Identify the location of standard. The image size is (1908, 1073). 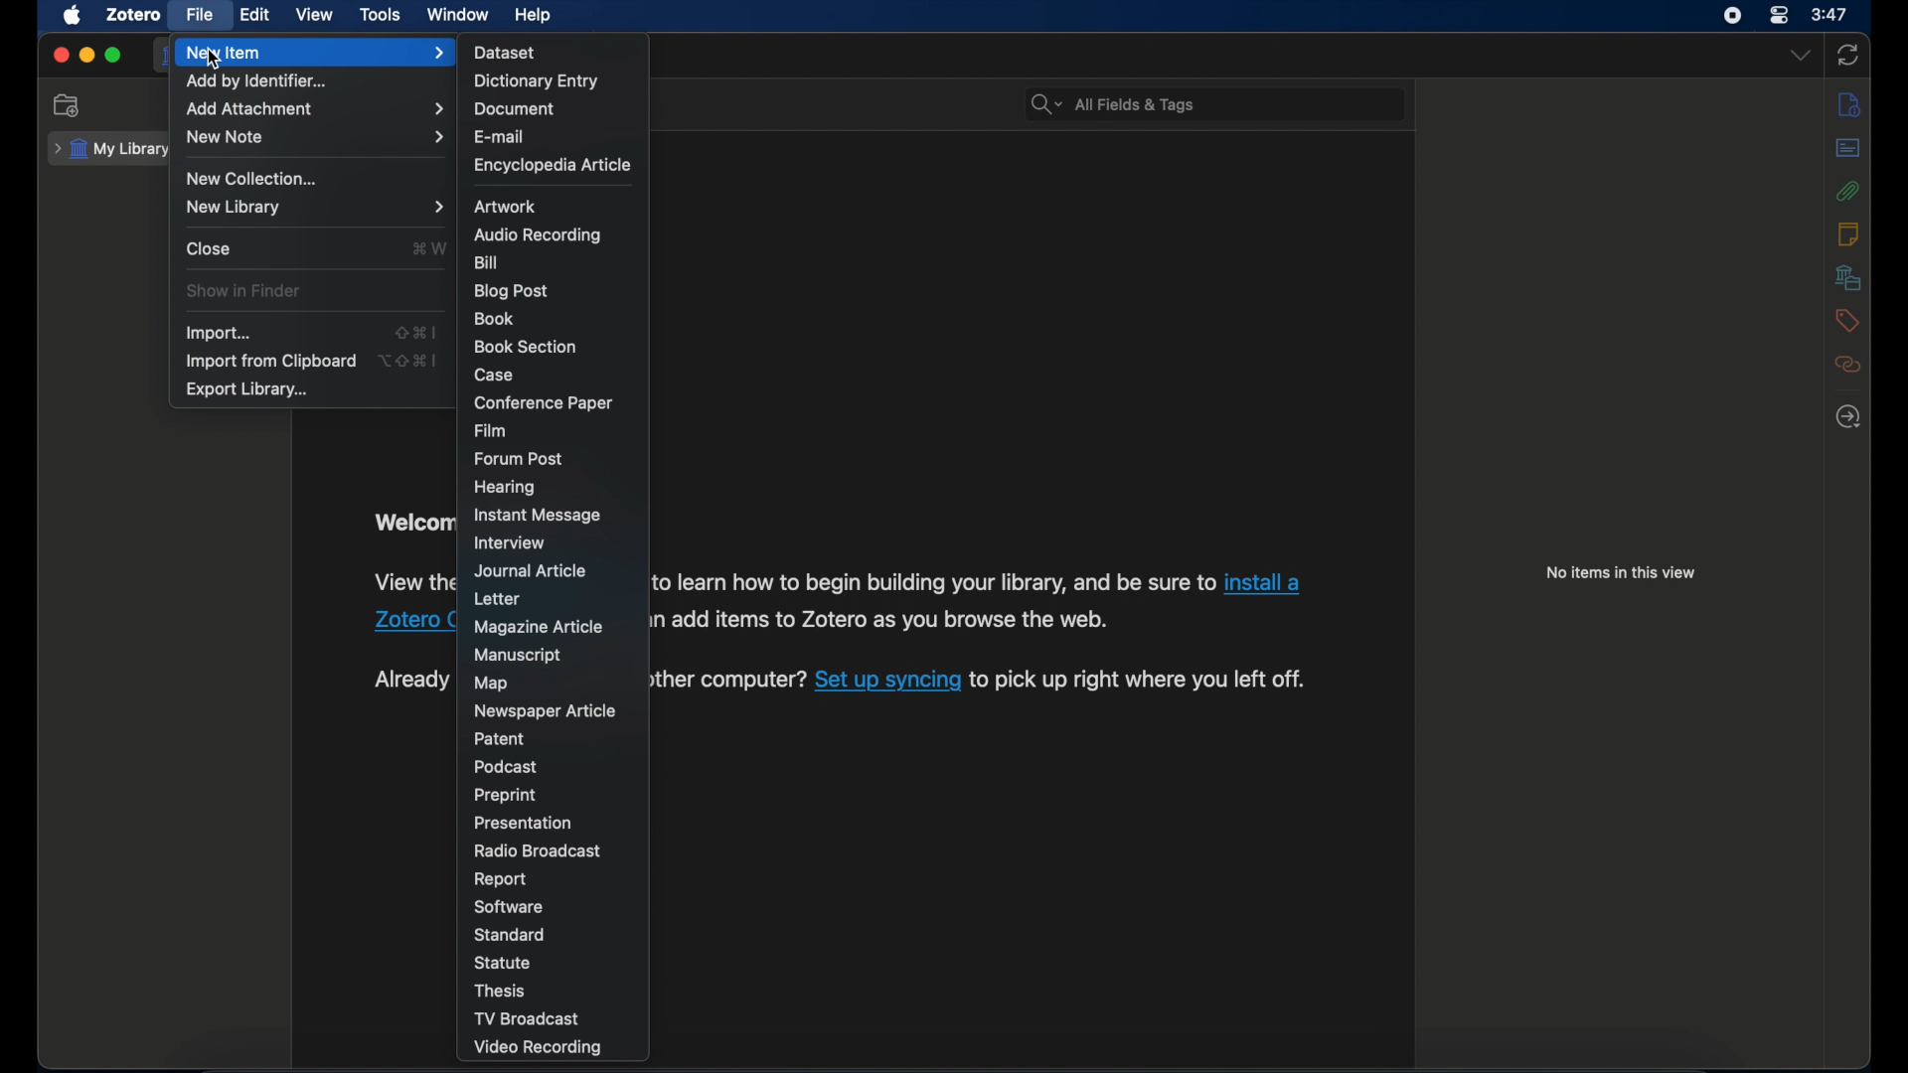
(511, 935).